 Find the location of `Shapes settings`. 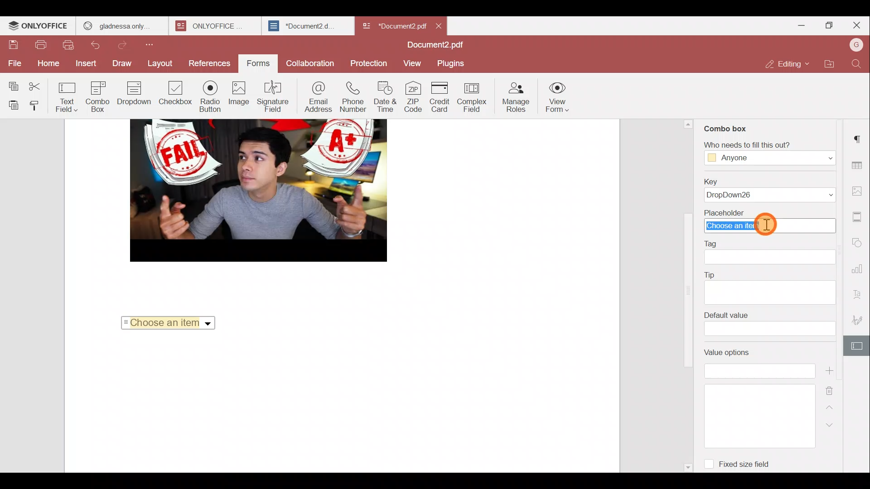

Shapes settings is located at coordinates (860, 241).